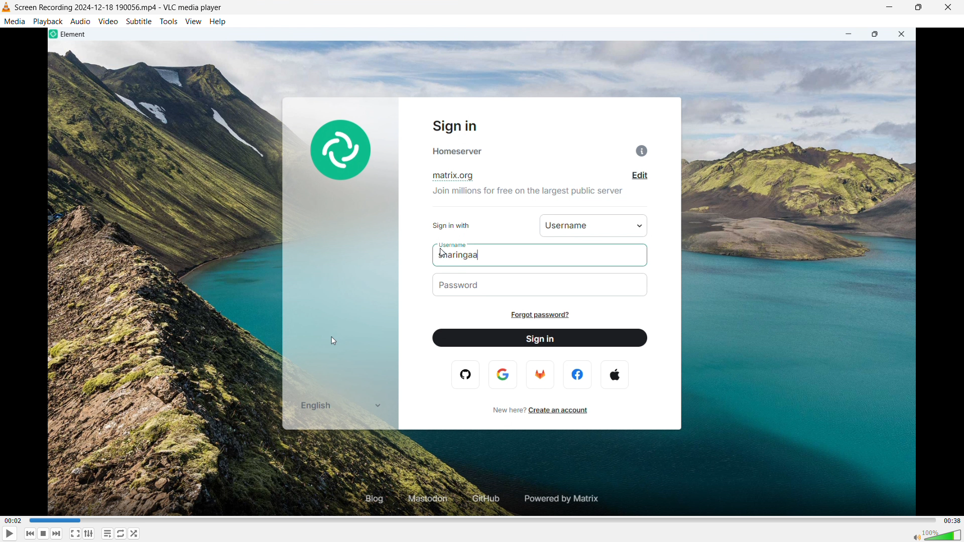  I want to click on tools, so click(169, 22).